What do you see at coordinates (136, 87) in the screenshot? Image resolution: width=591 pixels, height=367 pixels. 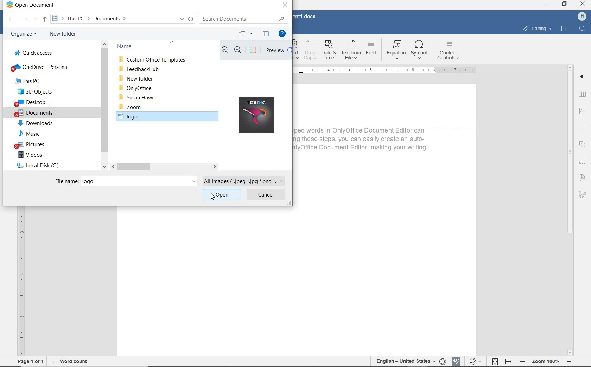 I see `Only Office` at bounding box center [136, 87].